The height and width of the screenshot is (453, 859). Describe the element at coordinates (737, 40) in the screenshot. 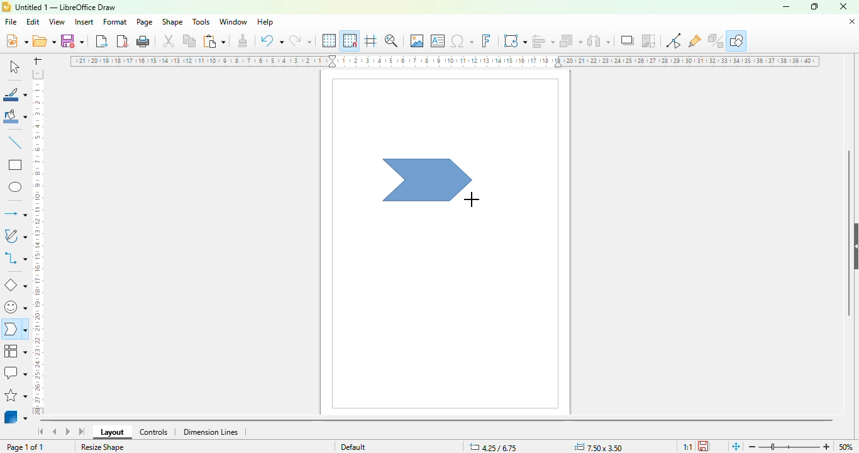

I see `show draw functions` at that location.